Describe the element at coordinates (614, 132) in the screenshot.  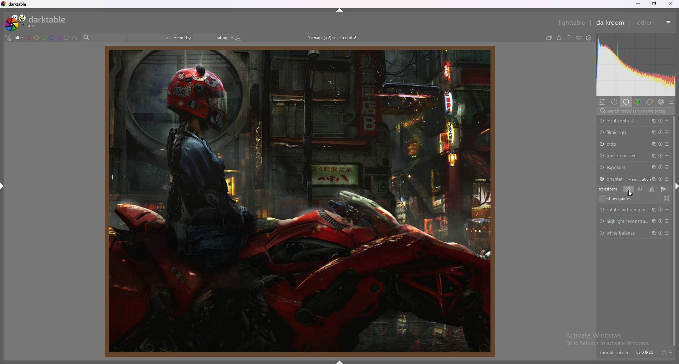
I see `filmic rgb` at that location.